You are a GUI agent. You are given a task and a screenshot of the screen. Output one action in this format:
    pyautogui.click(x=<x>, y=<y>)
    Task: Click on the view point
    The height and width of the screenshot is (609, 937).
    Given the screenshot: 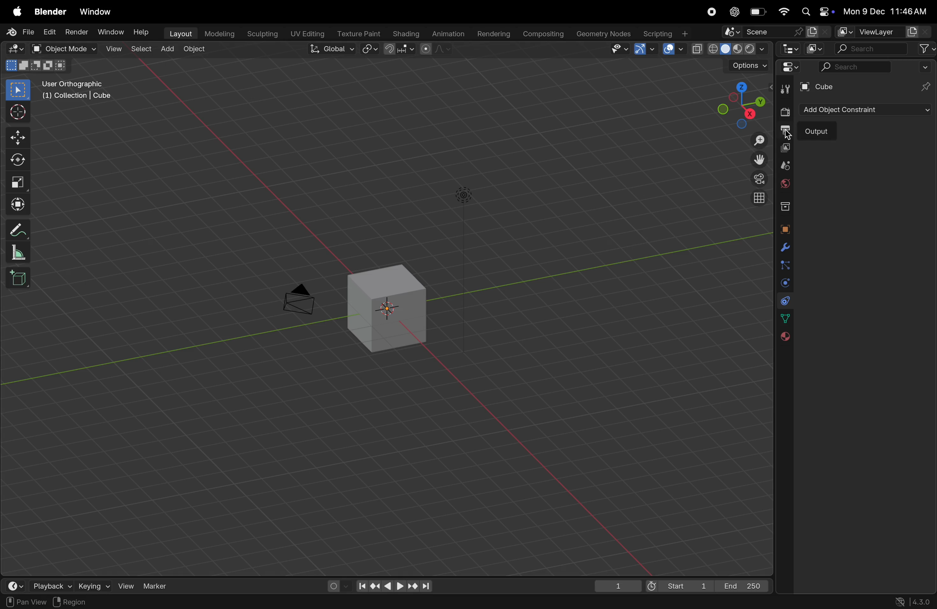 What is the action you would take?
    pyautogui.click(x=742, y=103)
    